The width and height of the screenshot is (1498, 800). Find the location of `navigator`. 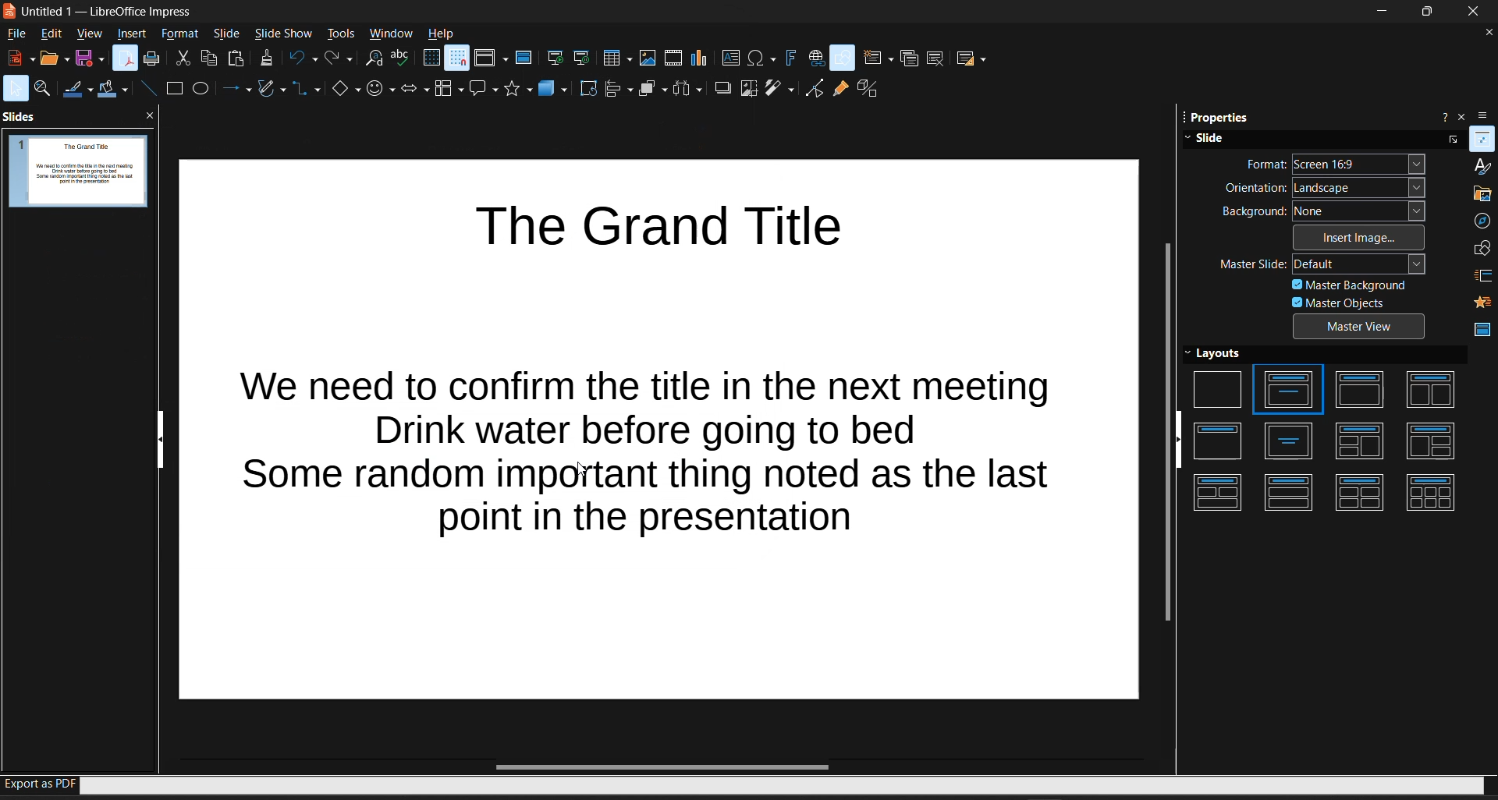

navigator is located at coordinates (1482, 221).